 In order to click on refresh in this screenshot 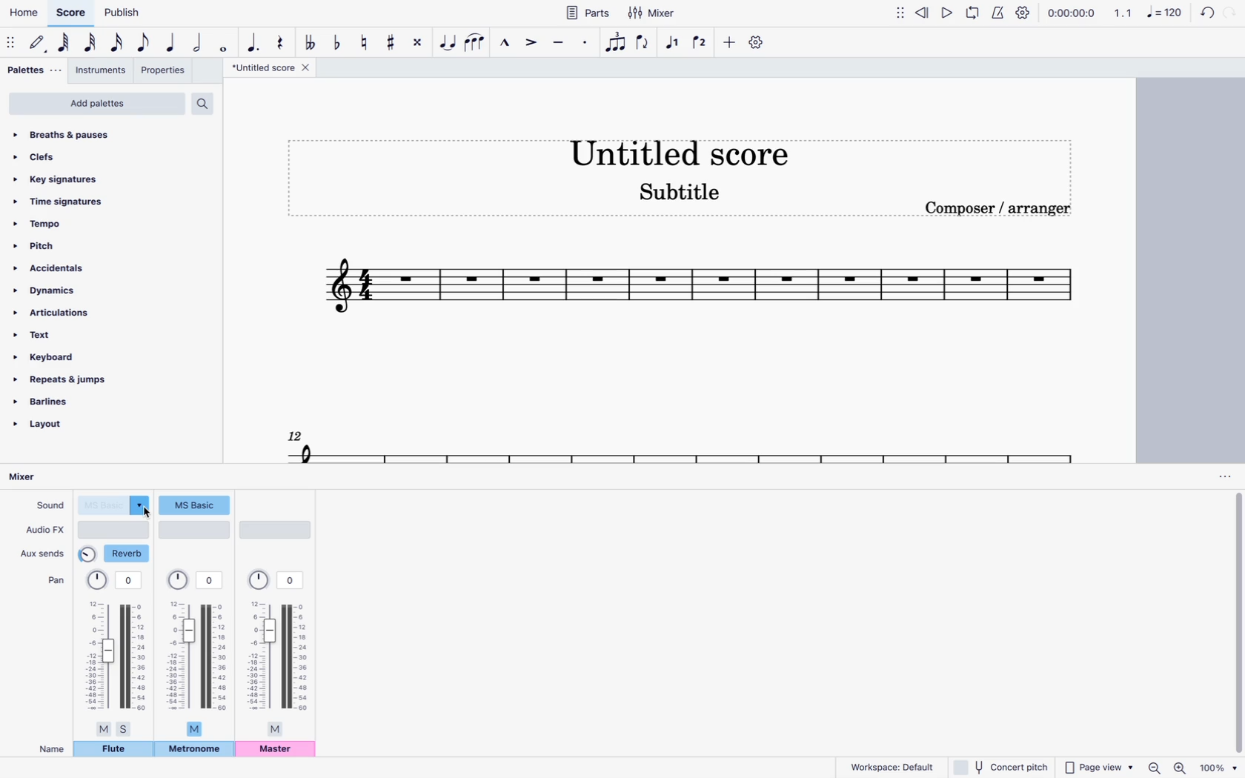, I will do `click(1205, 14)`.